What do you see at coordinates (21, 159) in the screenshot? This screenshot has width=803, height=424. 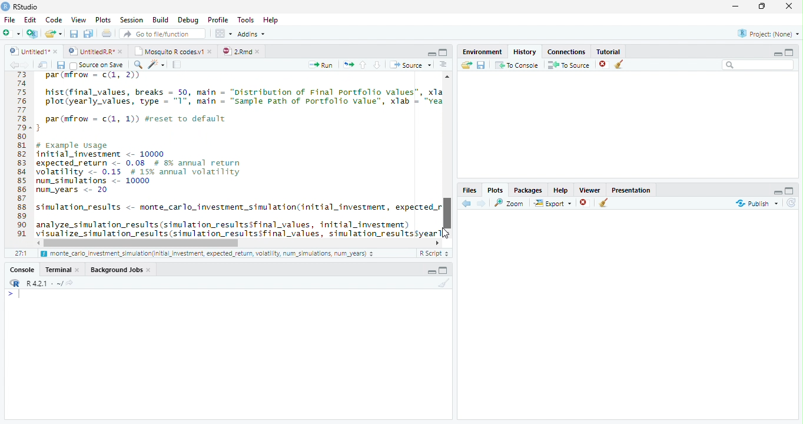 I see `Line Numbers` at bounding box center [21, 159].